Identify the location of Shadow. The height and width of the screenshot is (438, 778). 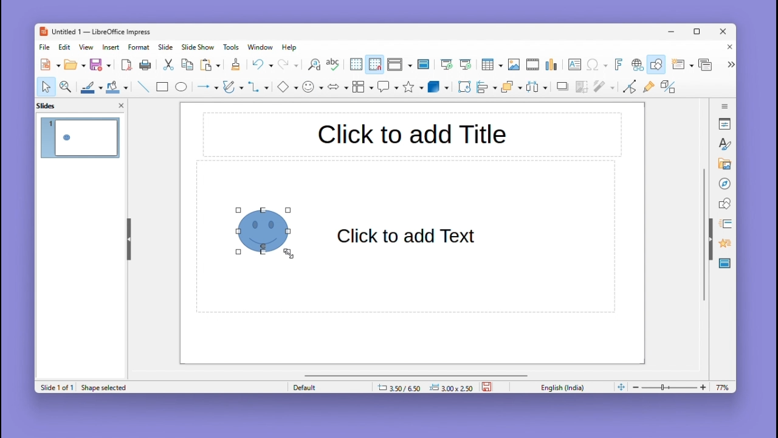
(563, 89).